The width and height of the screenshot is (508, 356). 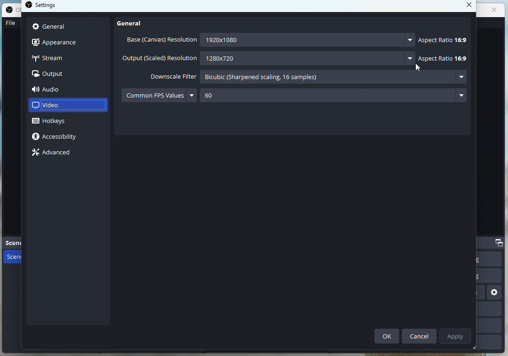 I want to click on Output (scaled) resolution, so click(x=160, y=58).